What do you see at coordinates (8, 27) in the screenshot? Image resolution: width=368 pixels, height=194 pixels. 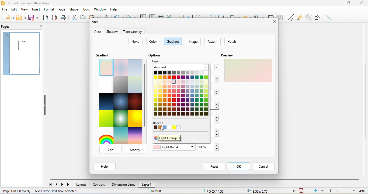 I see `pages` at bounding box center [8, 27].